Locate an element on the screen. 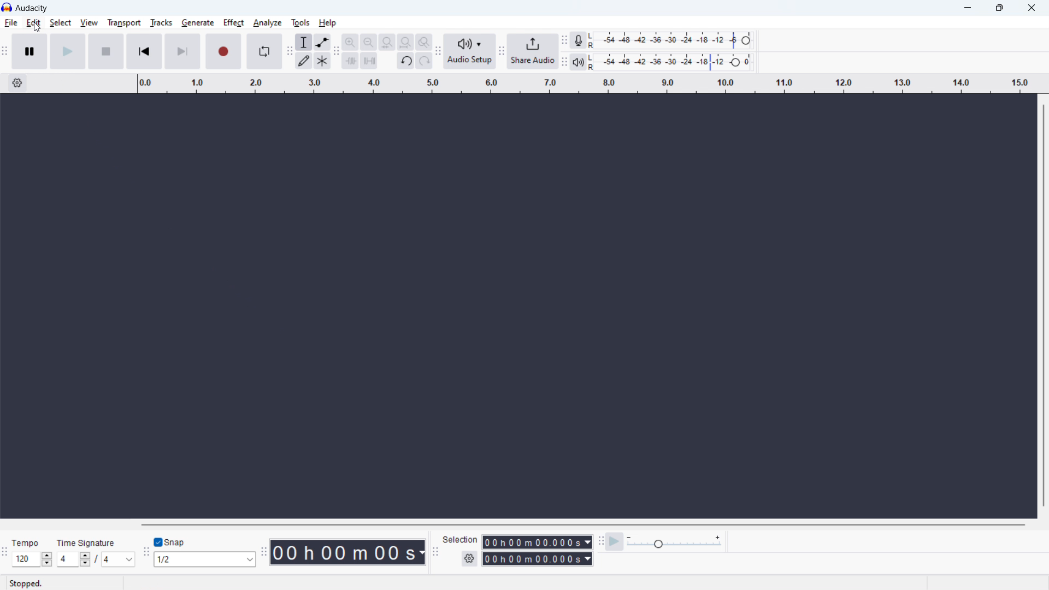 The image size is (1049, 590). undo is located at coordinates (406, 60).